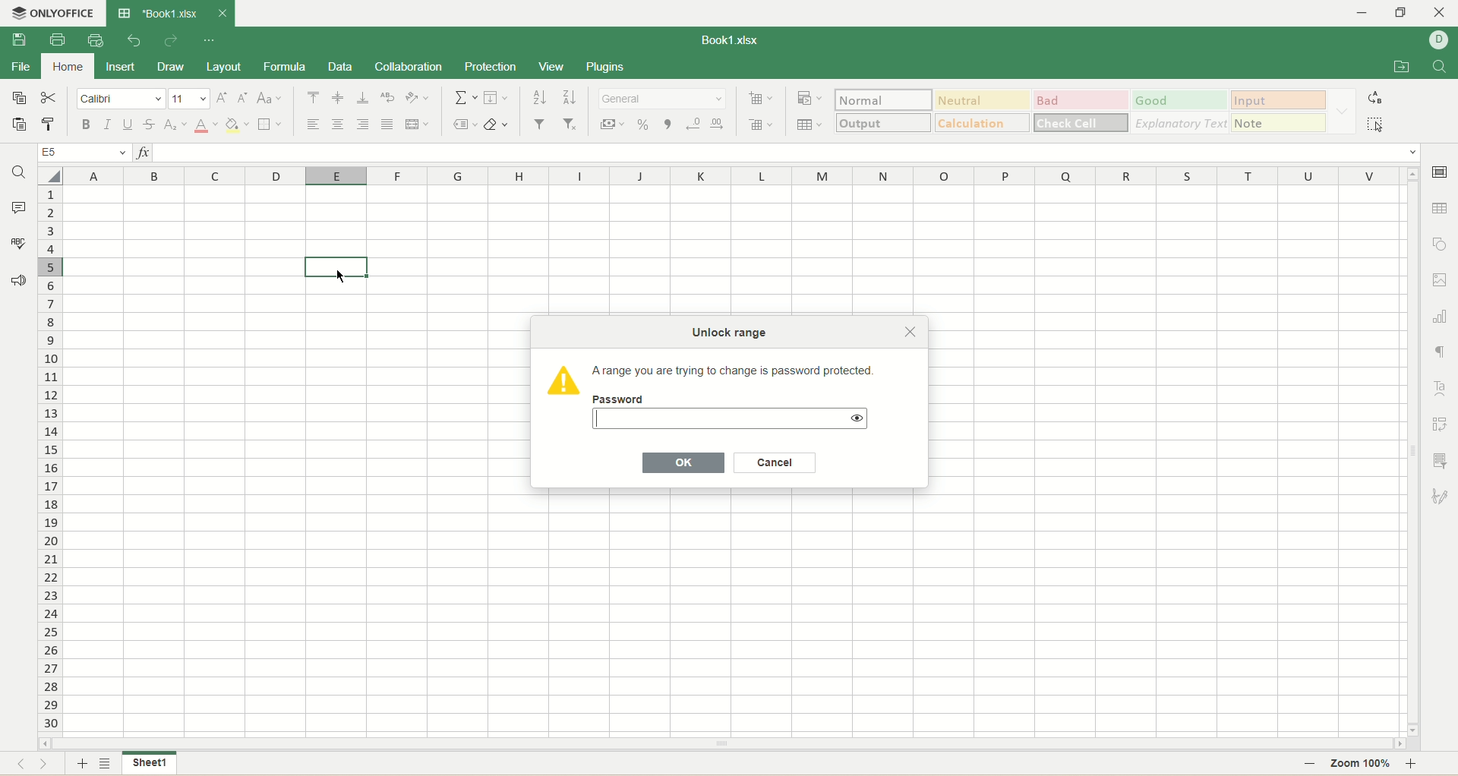 Image resolution: width=1458 pixels, height=776 pixels. Describe the element at coordinates (21, 174) in the screenshot. I see `find` at that location.